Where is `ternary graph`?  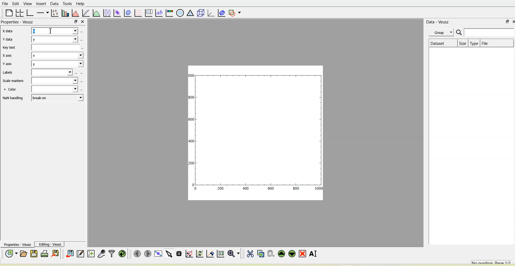 ternary graph is located at coordinates (190, 13).